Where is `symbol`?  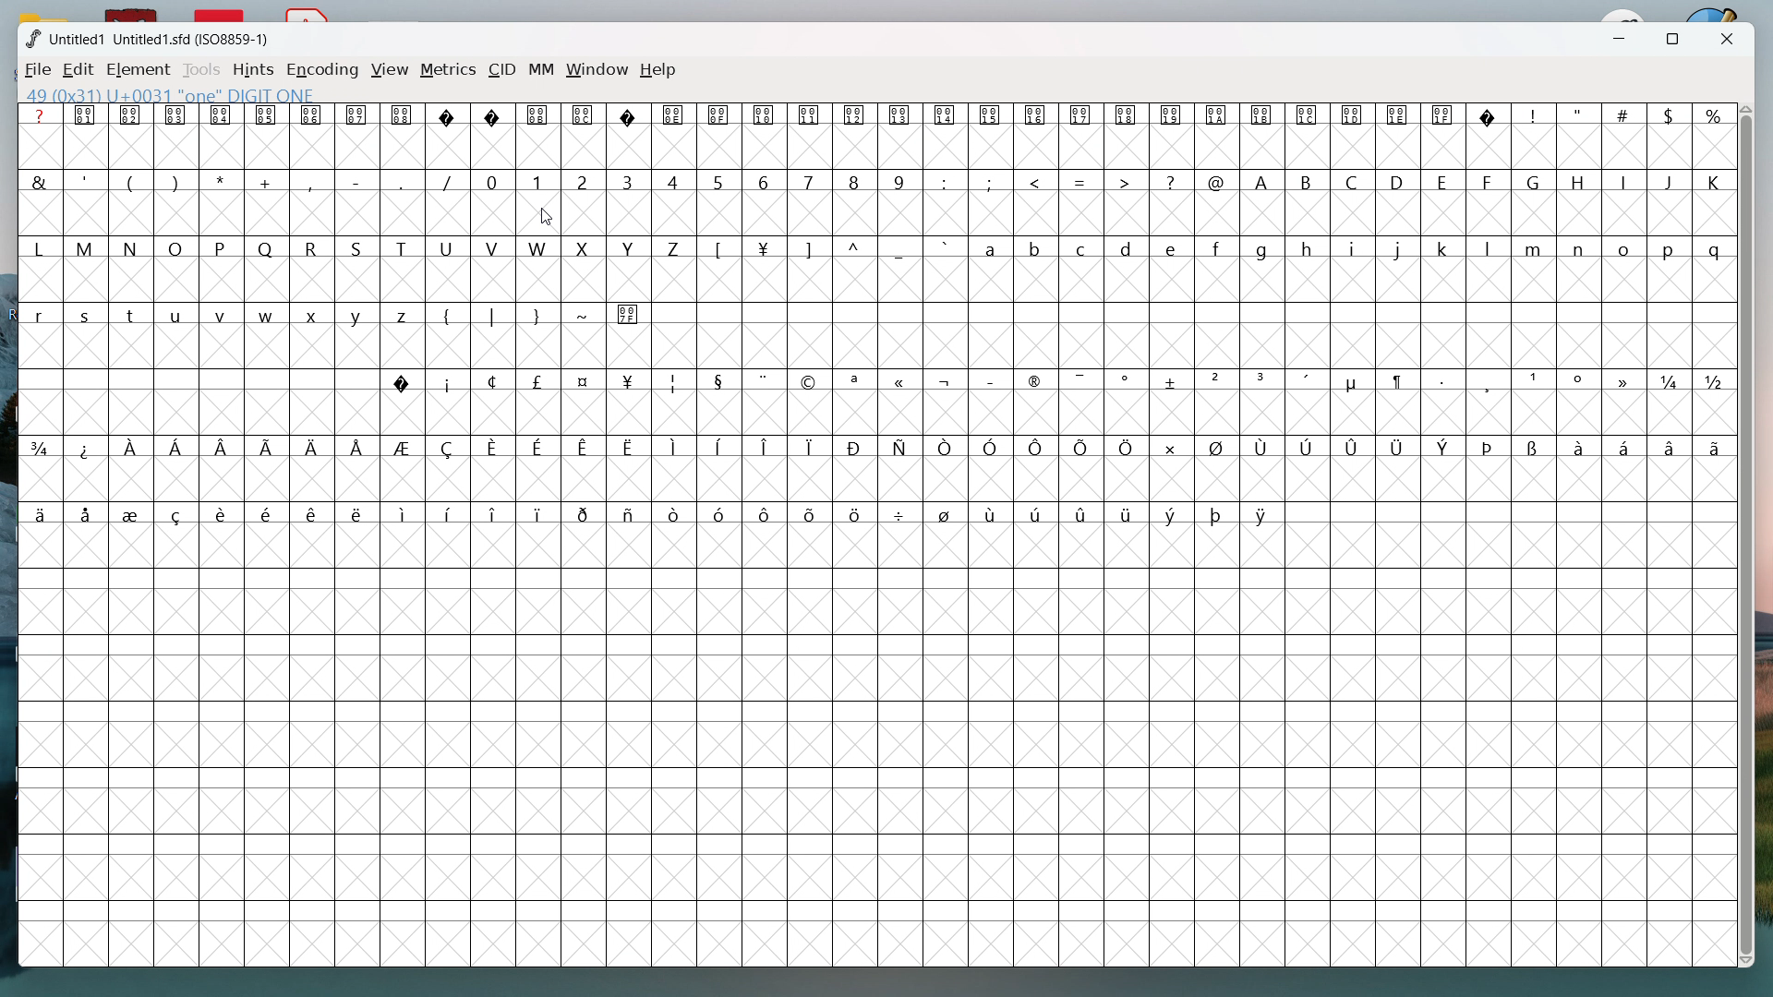
symbol is located at coordinates (1218, 447).